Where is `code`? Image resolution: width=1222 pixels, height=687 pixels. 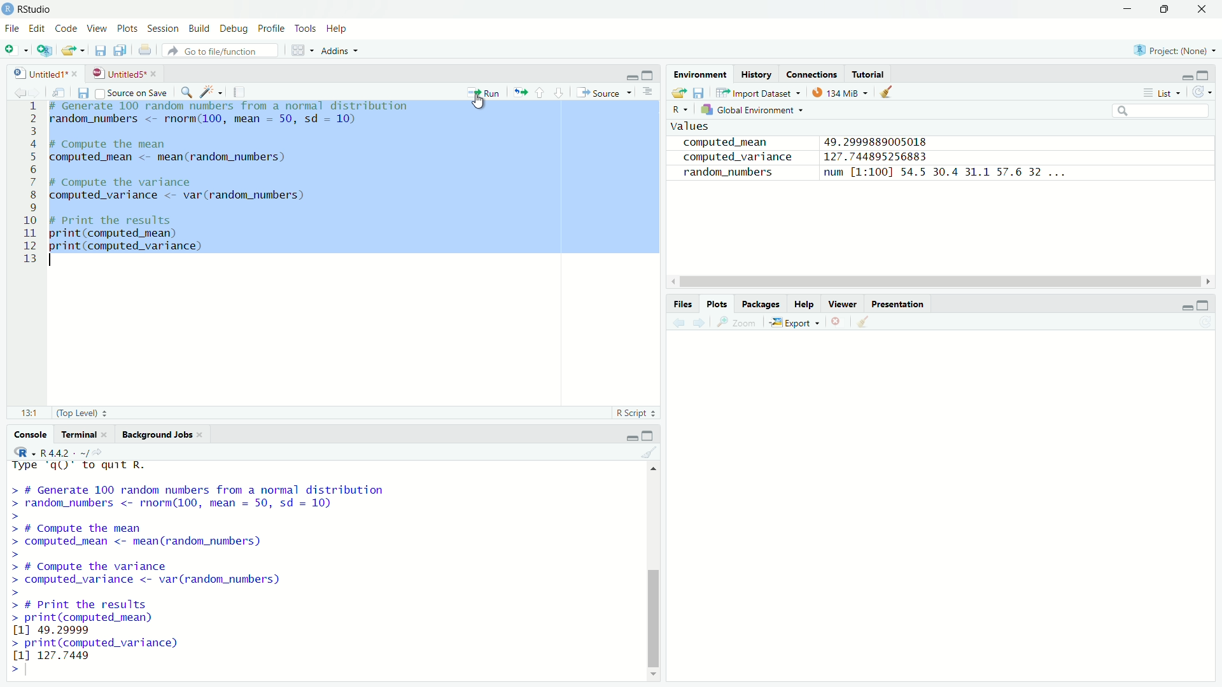
code is located at coordinates (66, 29).